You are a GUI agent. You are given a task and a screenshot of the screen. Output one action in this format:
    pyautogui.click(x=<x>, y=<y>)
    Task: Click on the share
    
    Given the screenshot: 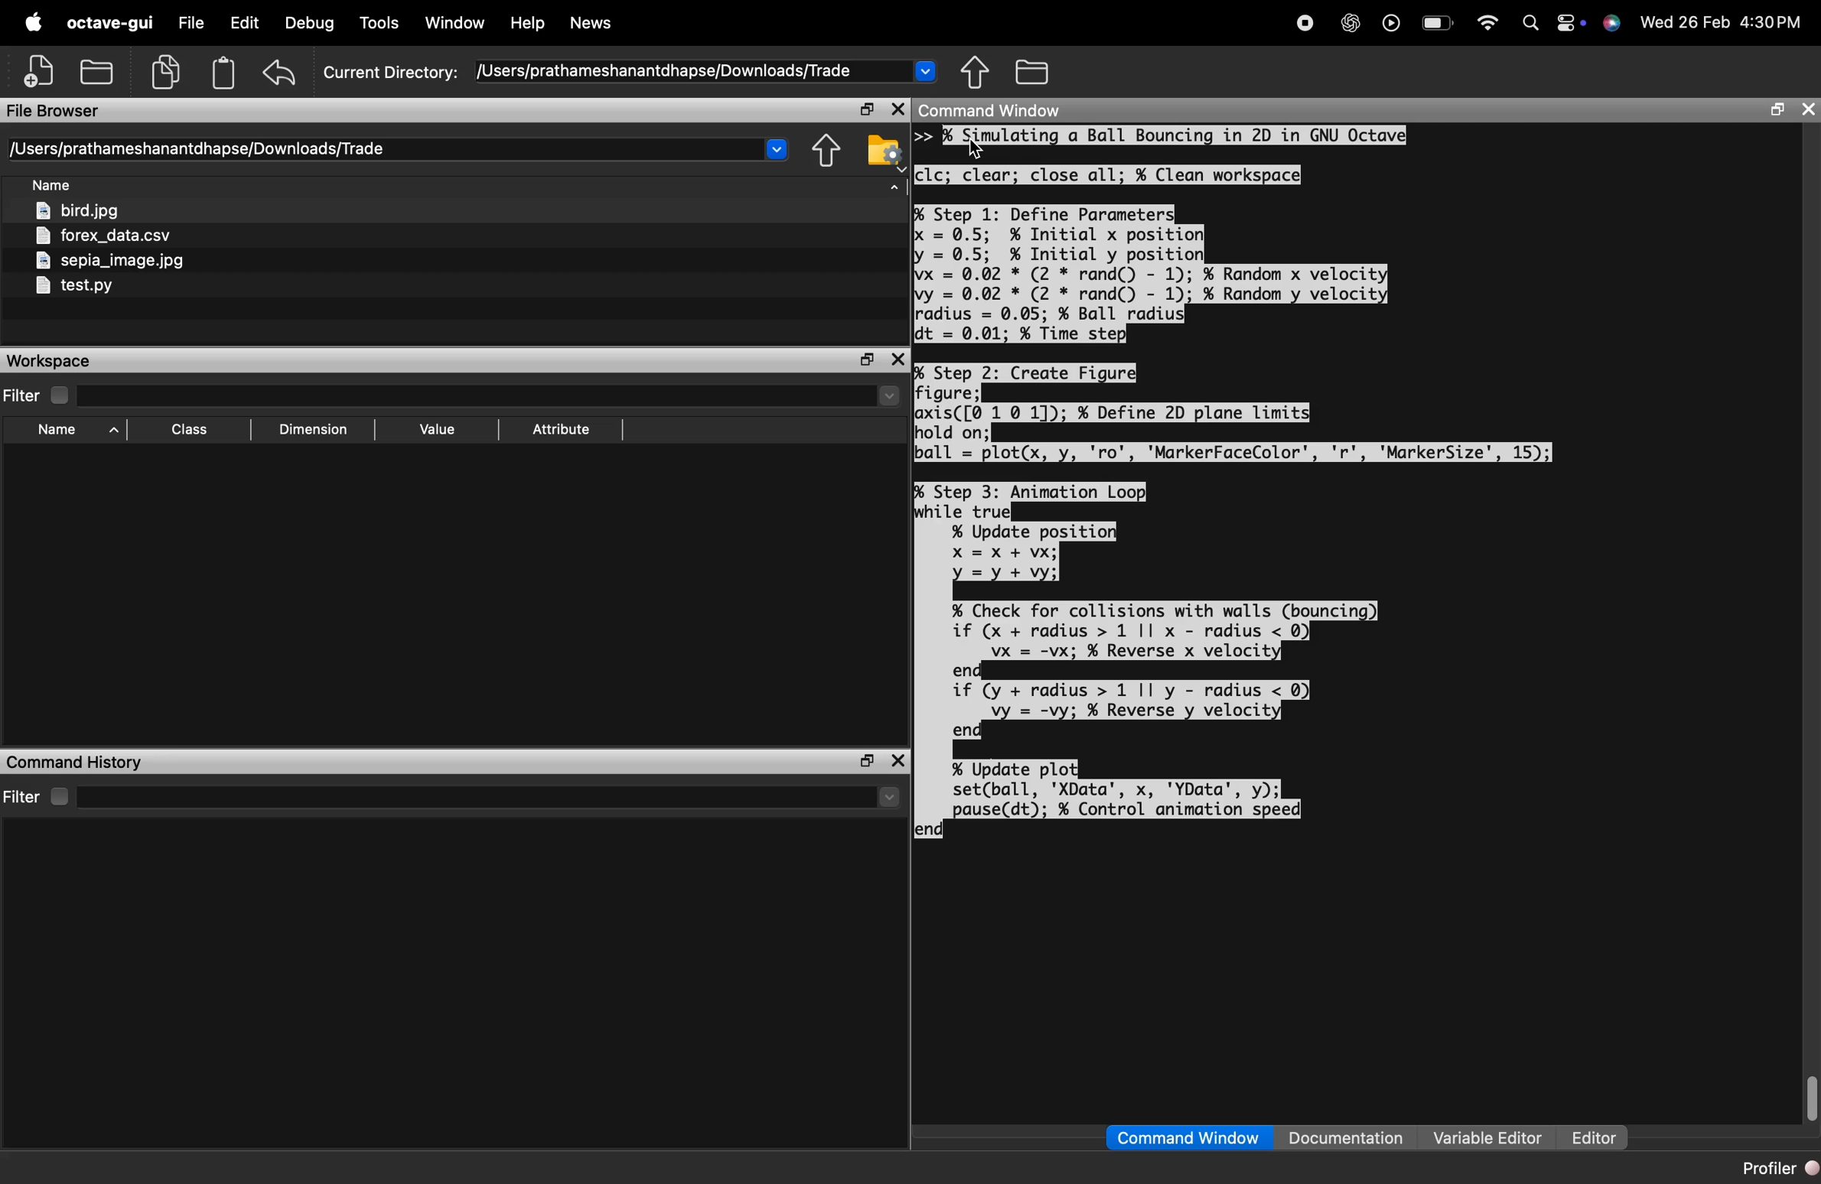 What is the action you would take?
    pyautogui.click(x=976, y=70)
    